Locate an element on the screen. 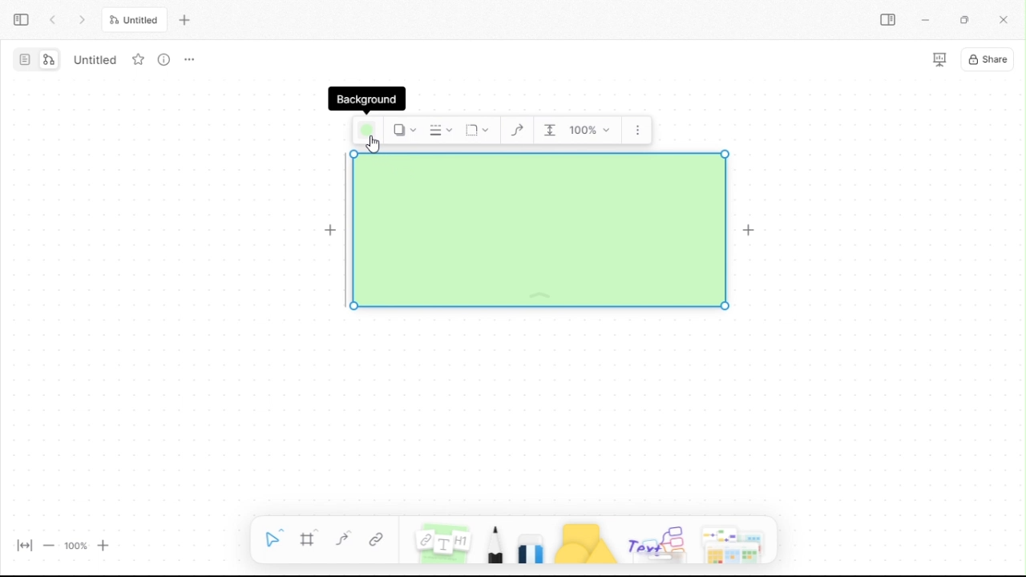  Text is located at coordinates (366, 99).